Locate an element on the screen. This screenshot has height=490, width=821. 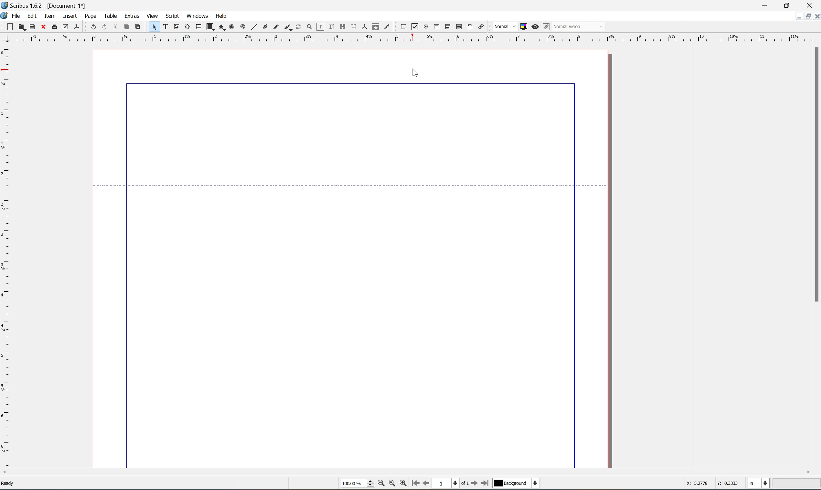
ruler is located at coordinates (5, 257).